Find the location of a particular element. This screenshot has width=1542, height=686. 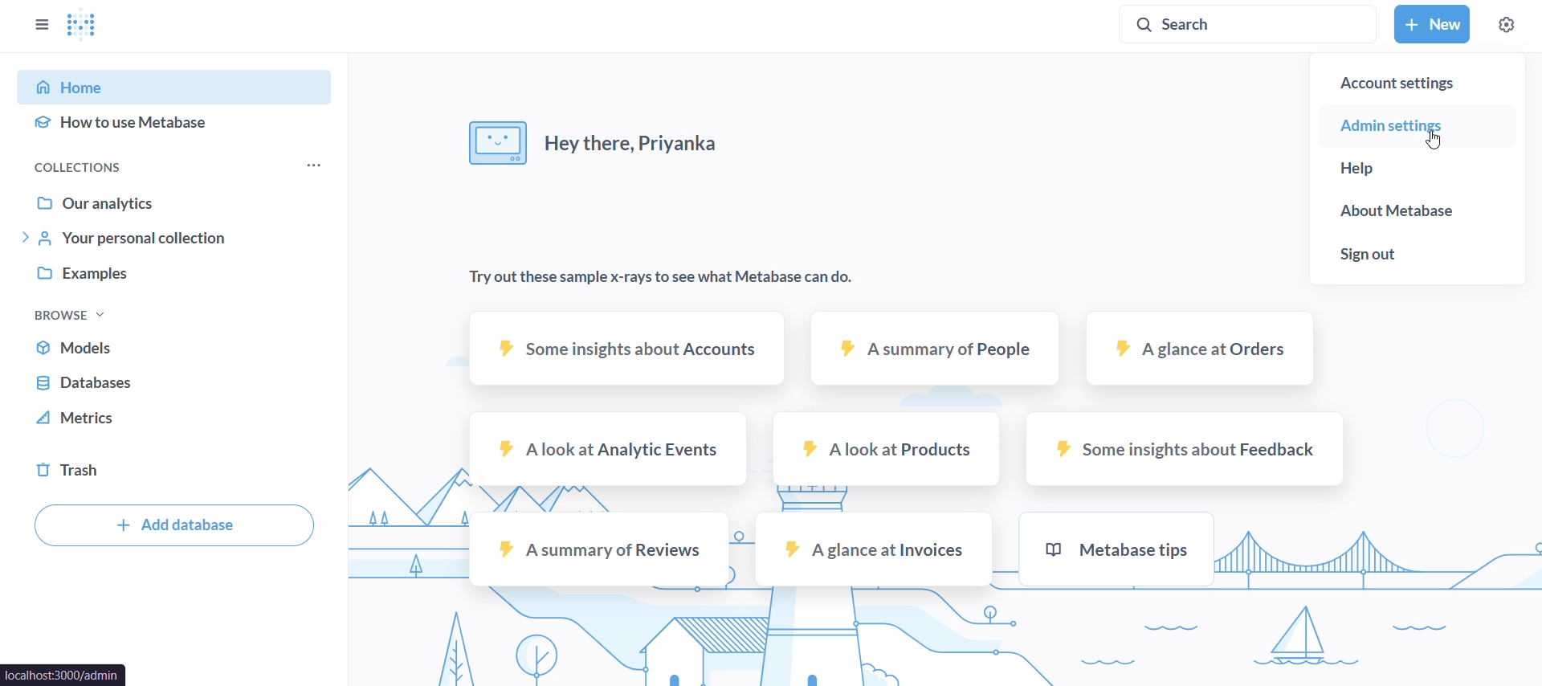

about metabase is located at coordinates (1422, 210).